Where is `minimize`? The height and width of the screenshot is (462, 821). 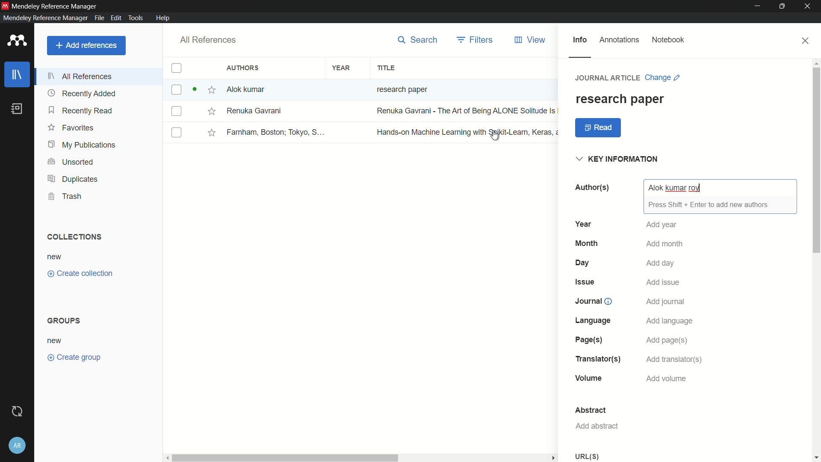
minimize is located at coordinates (758, 6).